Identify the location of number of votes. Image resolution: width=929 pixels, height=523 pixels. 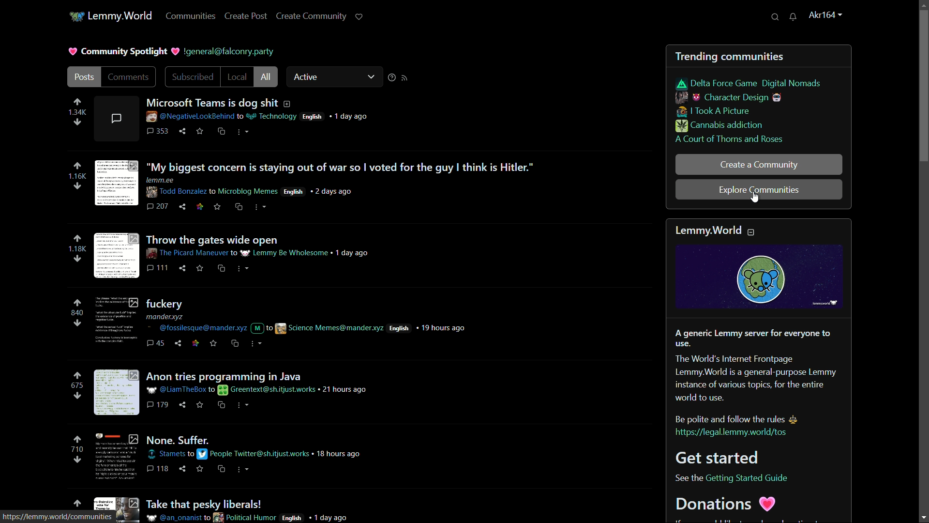
(78, 249).